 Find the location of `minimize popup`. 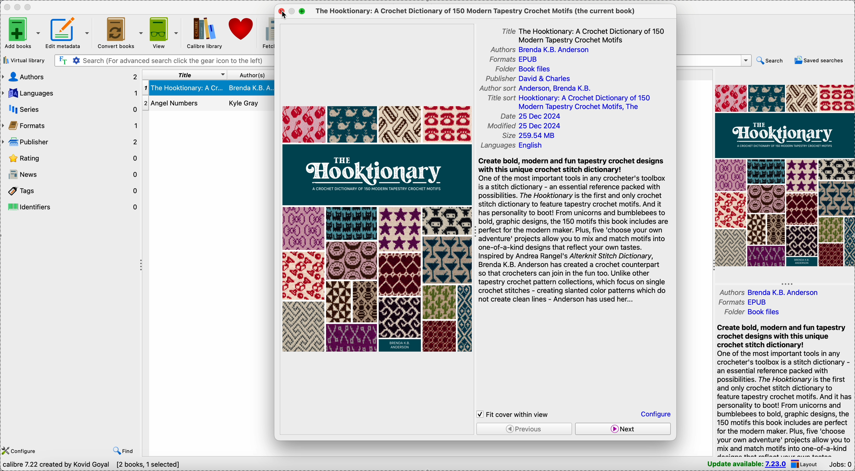

minimize popup is located at coordinates (292, 12).